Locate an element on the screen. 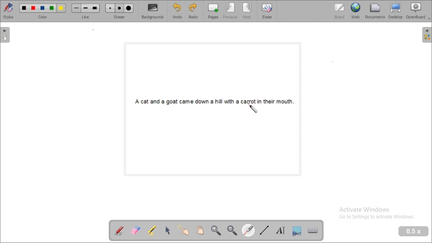 The width and height of the screenshot is (432, 243). eraser is located at coordinates (119, 11).